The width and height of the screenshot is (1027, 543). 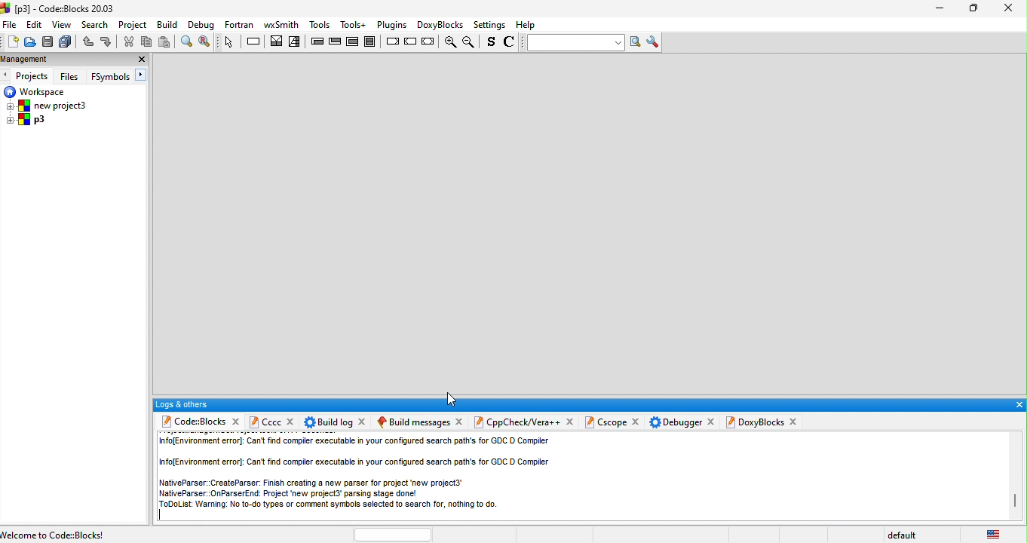 I want to click on find, so click(x=185, y=41).